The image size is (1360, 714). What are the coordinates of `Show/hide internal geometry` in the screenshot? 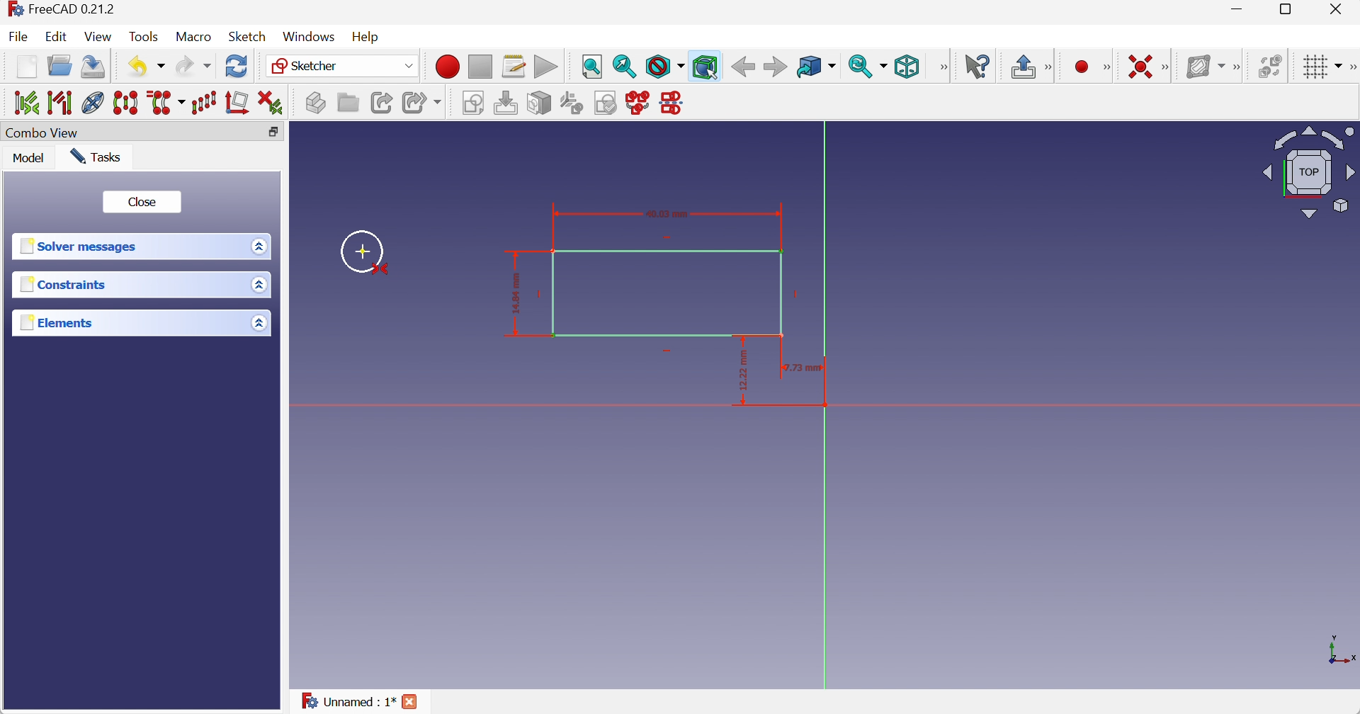 It's located at (93, 103).